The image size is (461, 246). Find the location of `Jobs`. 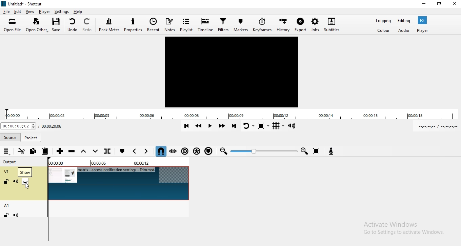

Jobs is located at coordinates (315, 25).